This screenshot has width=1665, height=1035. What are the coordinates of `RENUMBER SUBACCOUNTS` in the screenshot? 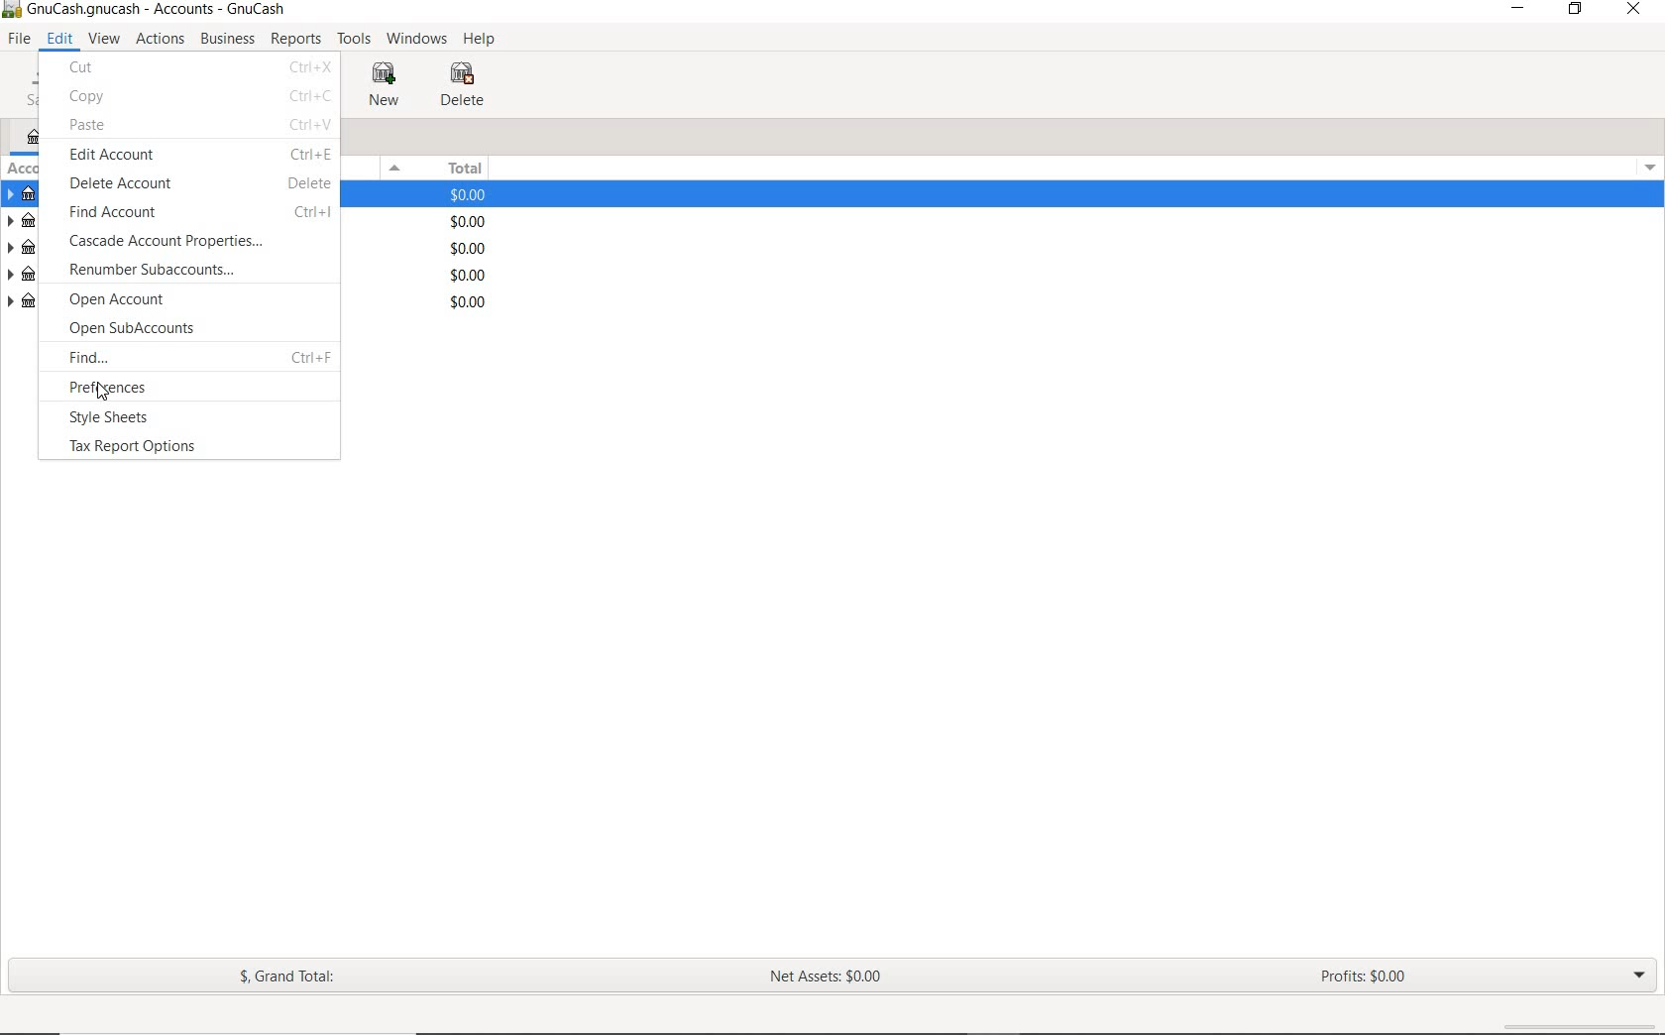 It's located at (194, 271).